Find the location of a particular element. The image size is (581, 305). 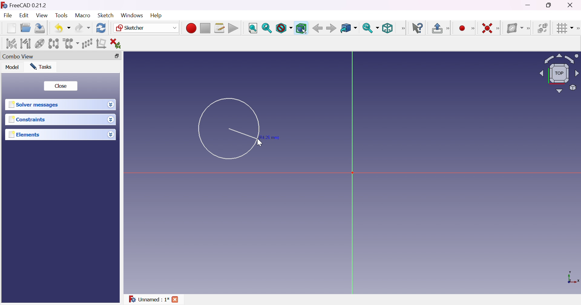

Cursor is located at coordinates (261, 143).